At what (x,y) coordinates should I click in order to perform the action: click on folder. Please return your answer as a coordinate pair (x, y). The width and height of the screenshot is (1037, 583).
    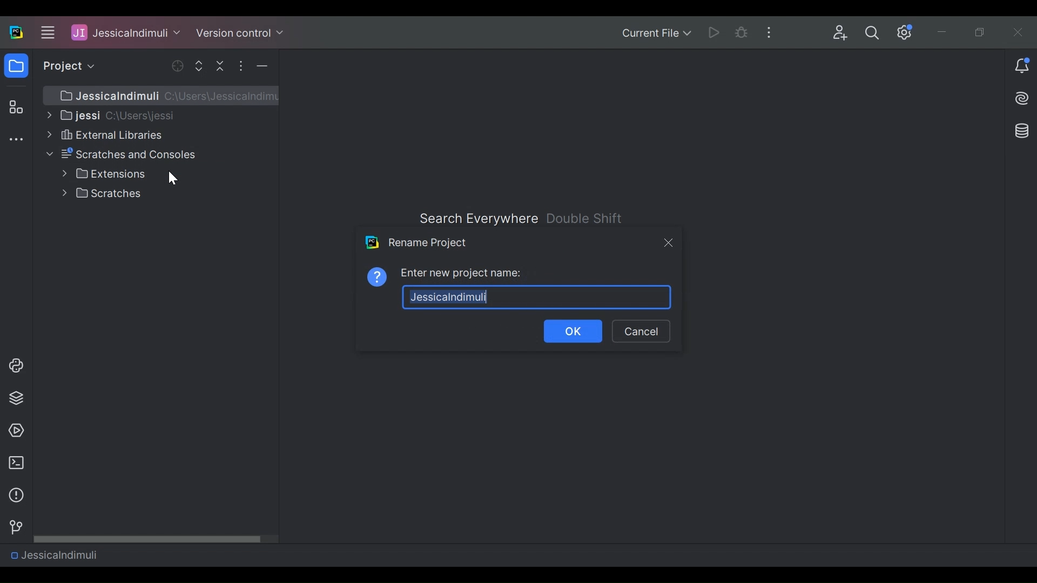
    Looking at the image, I should click on (16, 67).